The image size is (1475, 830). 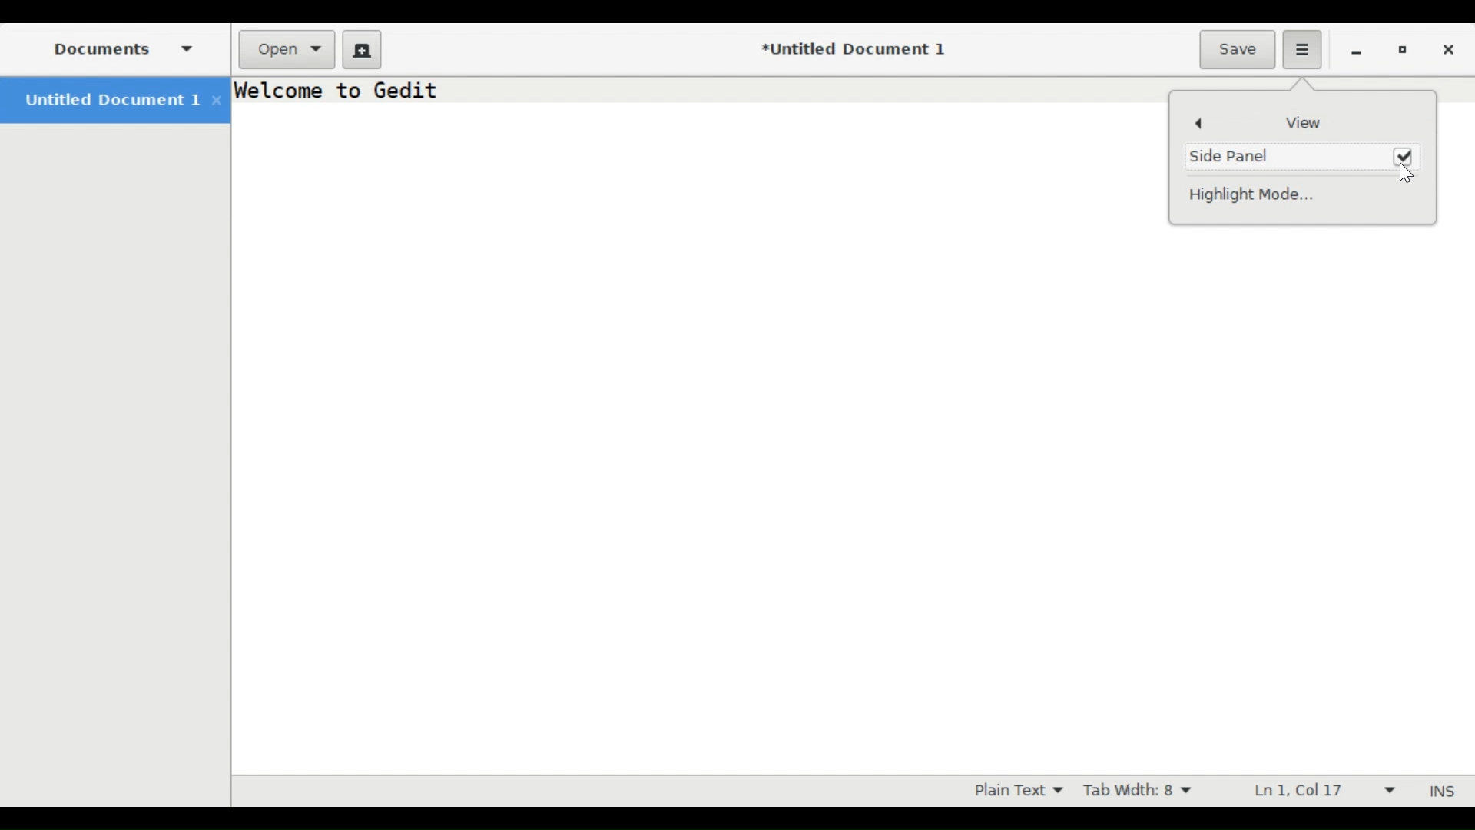 I want to click on Restore, so click(x=1404, y=48).